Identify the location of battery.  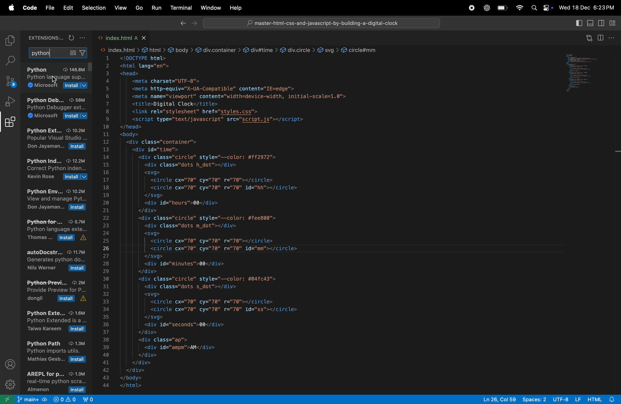
(502, 9).